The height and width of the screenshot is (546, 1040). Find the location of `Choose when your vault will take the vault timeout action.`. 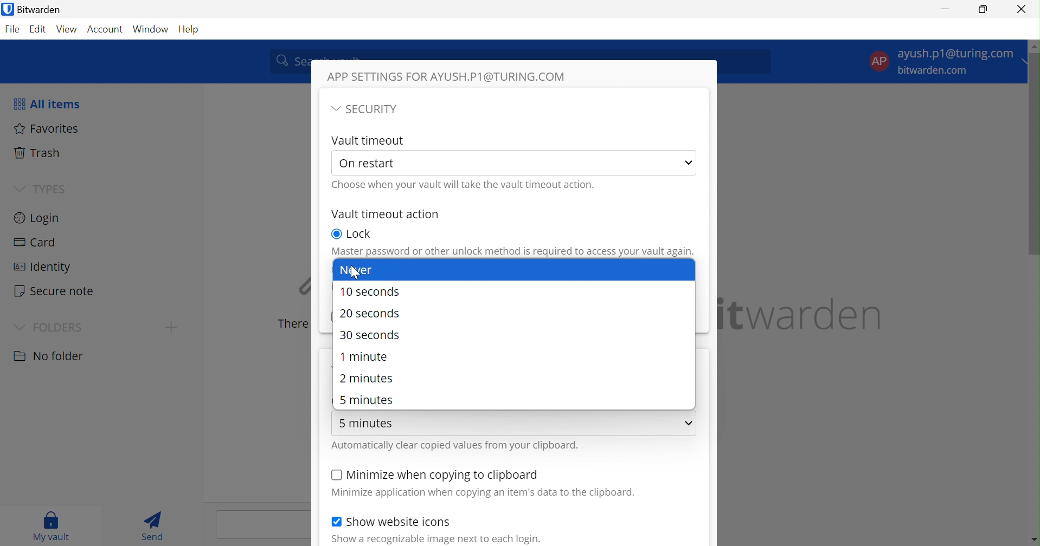

Choose when your vault will take the vault timeout action. is located at coordinates (464, 185).